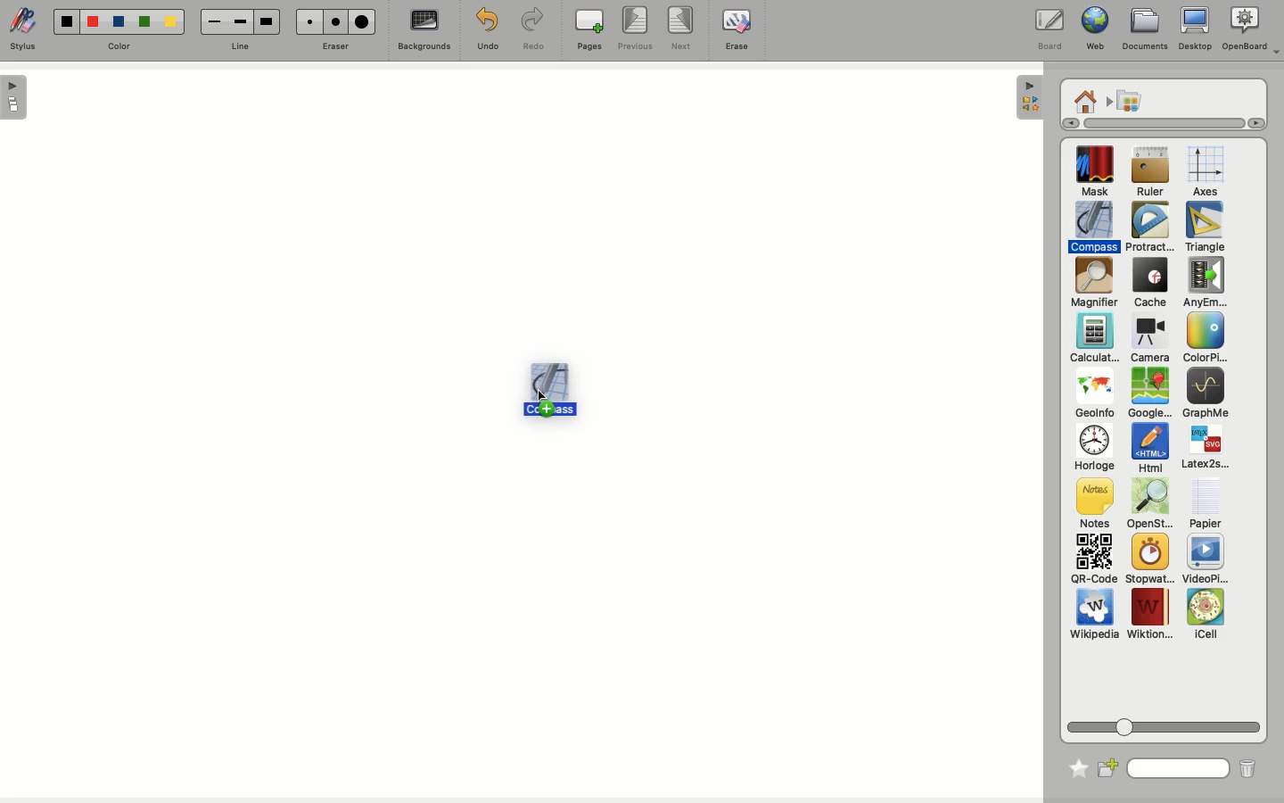 Image resolution: width=1284 pixels, height=803 pixels. Describe the element at coordinates (1094, 398) in the screenshot. I see `GeoInfo` at that location.